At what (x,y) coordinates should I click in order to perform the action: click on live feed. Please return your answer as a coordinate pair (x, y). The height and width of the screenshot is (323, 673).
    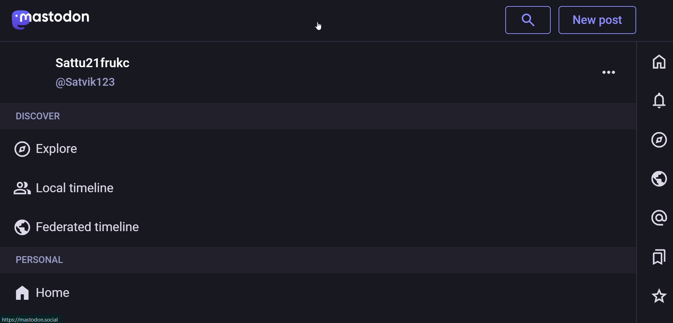
    Looking at the image, I should click on (657, 180).